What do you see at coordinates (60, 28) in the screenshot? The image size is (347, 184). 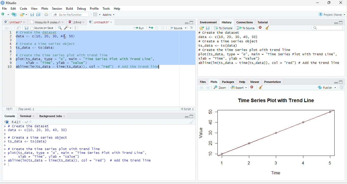 I see `Find/Replace` at bounding box center [60, 28].